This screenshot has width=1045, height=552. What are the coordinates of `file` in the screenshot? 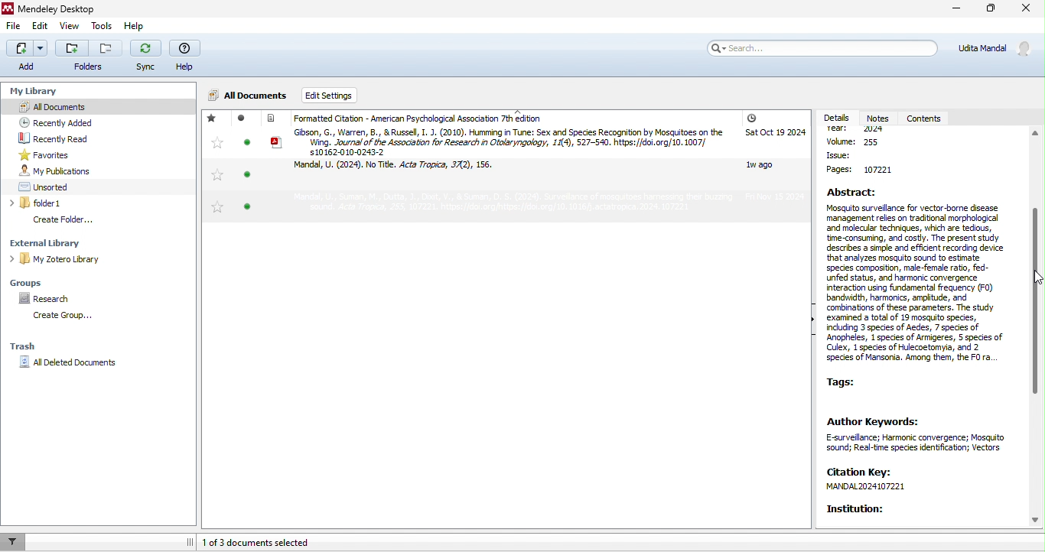 It's located at (15, 28).